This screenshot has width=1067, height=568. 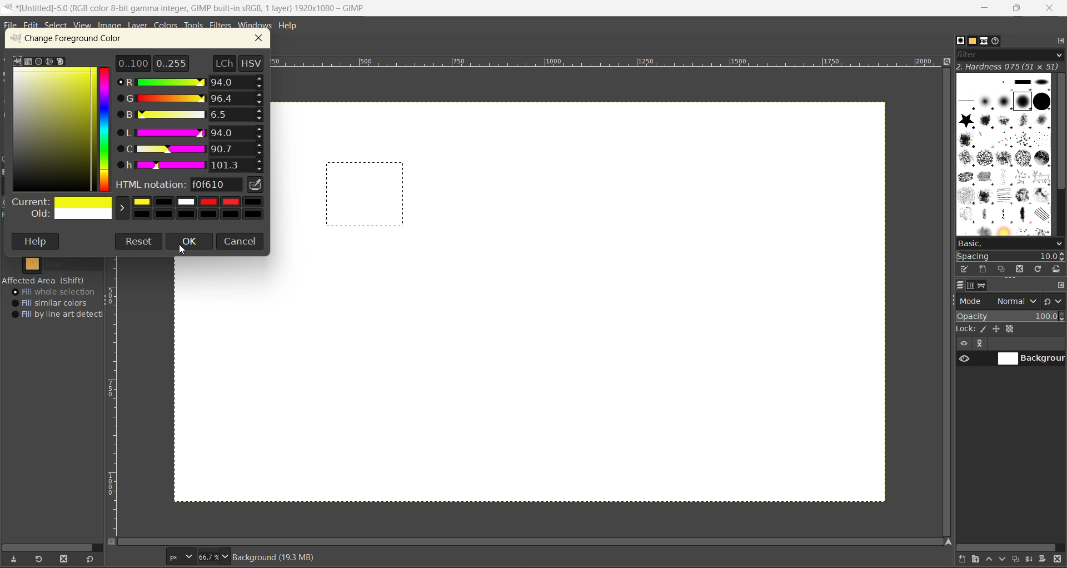 What do you see at coordinates (1060, 286) in the screenshot?
I see `configure` at bounding box center [1060, 286].